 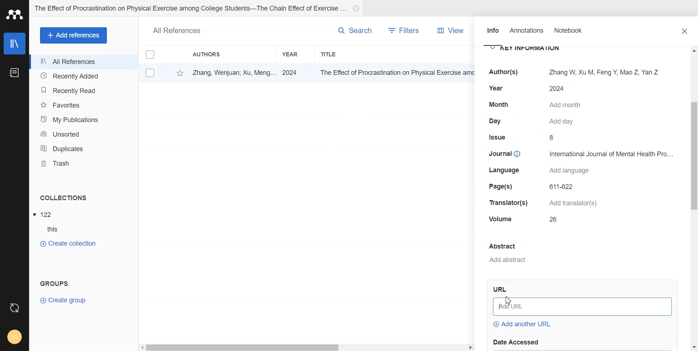 I want to click on Unsorted, so click(x=84, y=133).